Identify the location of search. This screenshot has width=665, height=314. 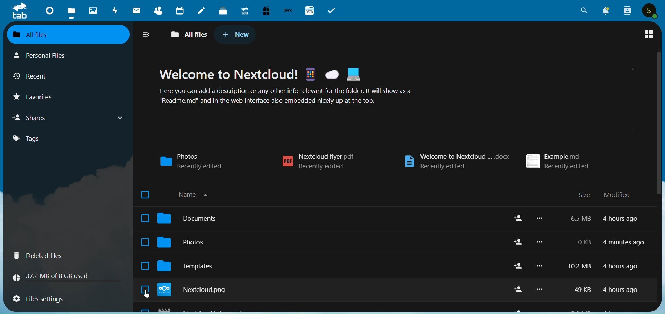
(581, 11).